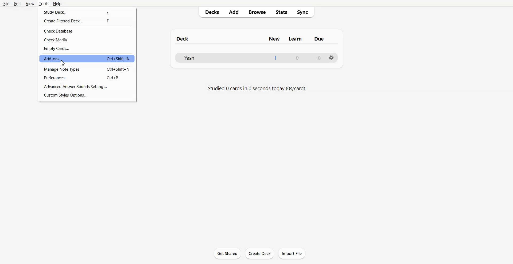 The width and height of the screenshot is (513, 264). Describe the element at coordinates (259, 253) in the screenshot. I see `Create Deck` at that location.